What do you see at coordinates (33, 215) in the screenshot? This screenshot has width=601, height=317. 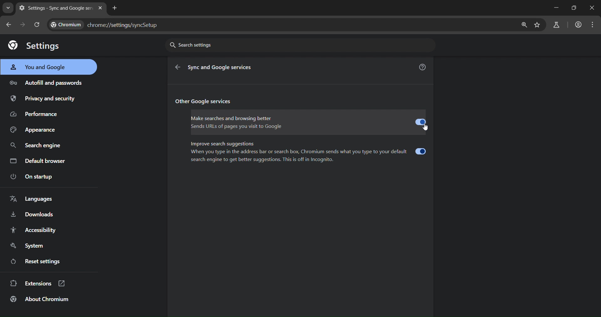 I see `downloads` at bounding box center [33, 215].